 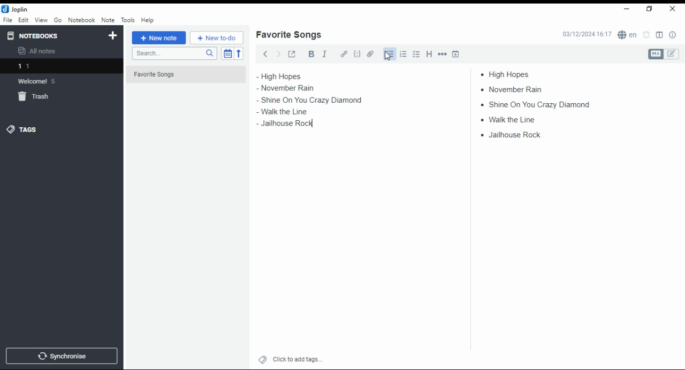 I want to click on 03/12/2024 16:16, so click(x=587, y=34).